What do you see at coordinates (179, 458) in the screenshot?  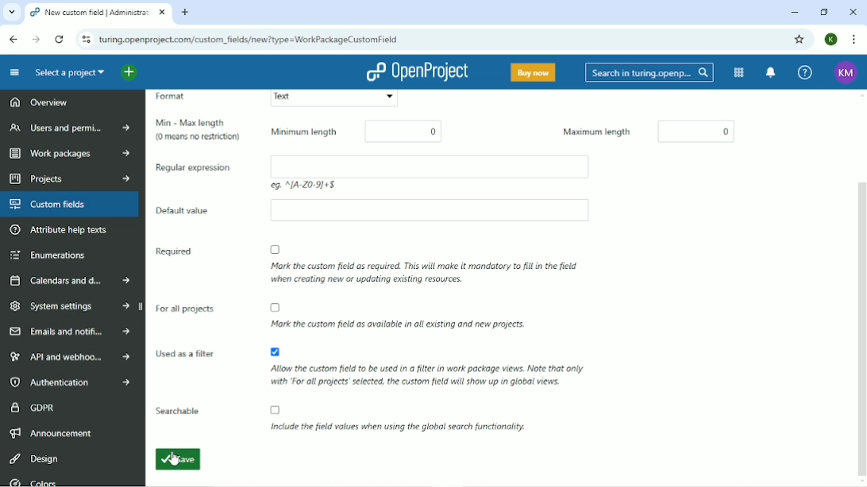 I see `Save` at bounding box center [179, 458].